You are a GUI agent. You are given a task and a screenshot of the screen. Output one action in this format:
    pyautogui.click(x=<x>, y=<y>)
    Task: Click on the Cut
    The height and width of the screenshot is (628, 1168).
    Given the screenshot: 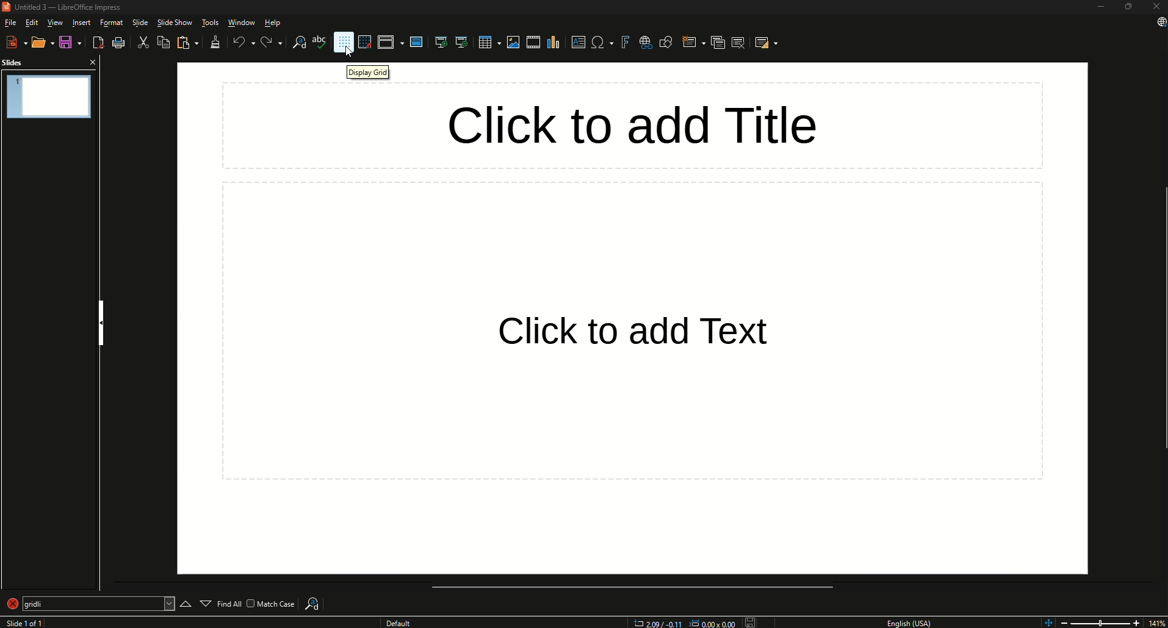 What is the action you would take?
    pyautogui.click(x=142, y=43)
    